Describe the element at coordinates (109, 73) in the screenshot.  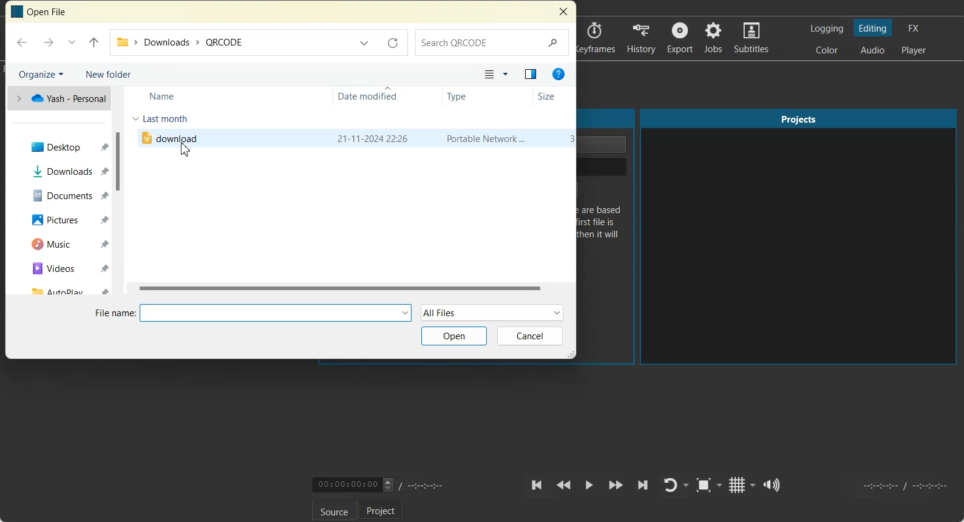
I see `New Folder` at that location.